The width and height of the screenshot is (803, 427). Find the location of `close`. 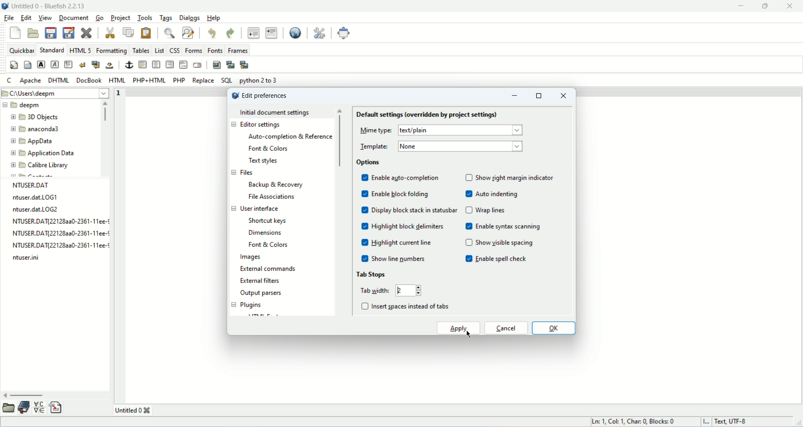

close is located at coordinates (564, 96).